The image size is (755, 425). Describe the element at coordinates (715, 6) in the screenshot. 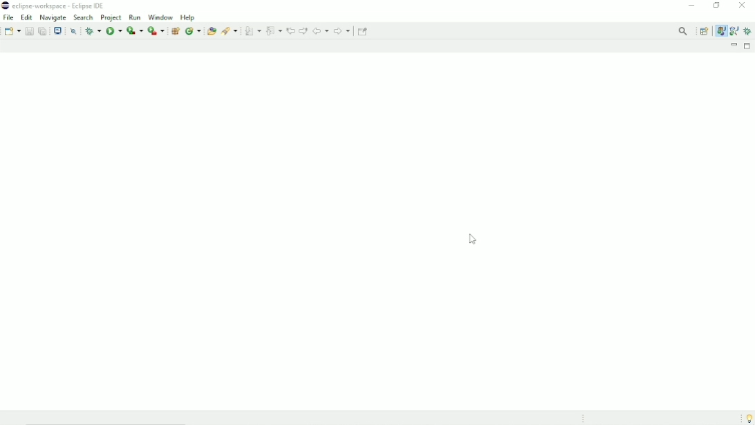

I see `Restore down` at that location.